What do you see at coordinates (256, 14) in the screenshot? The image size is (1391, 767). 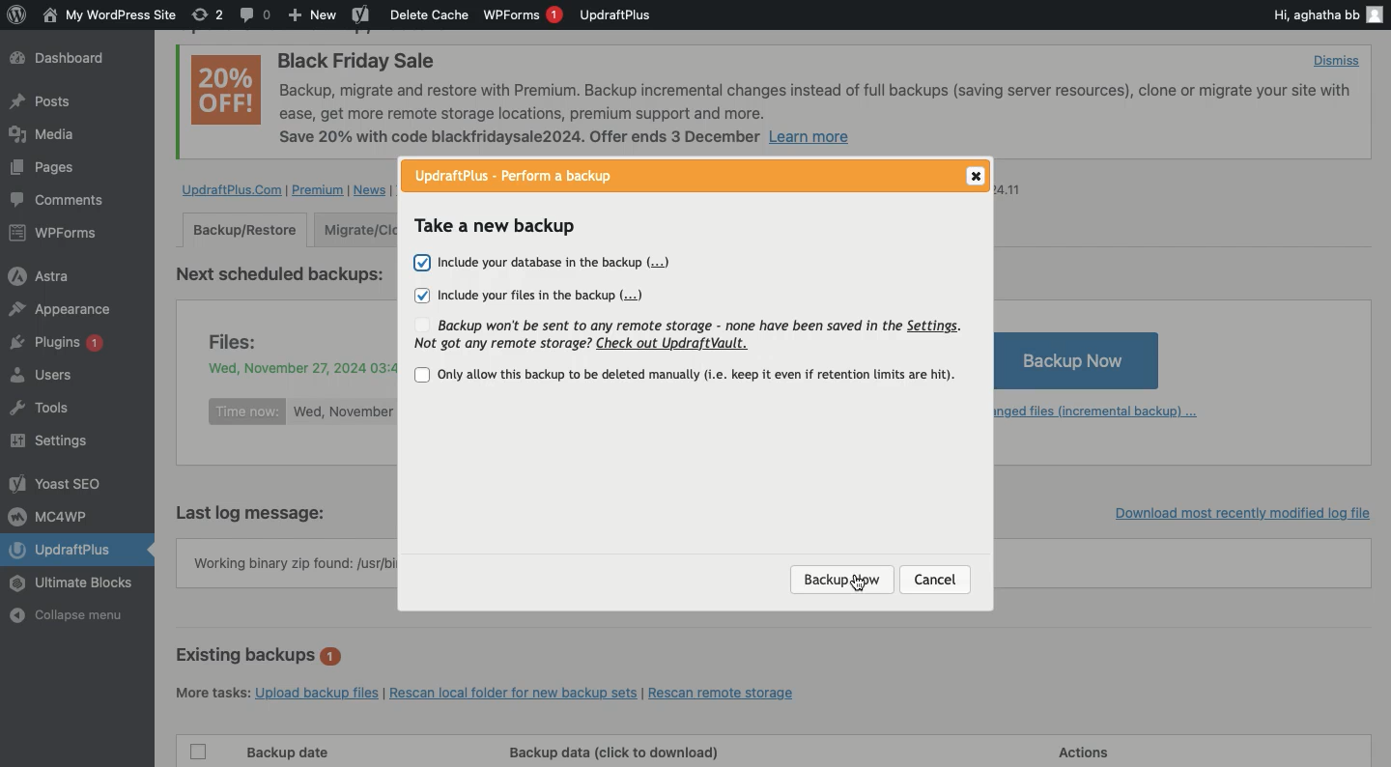 I see `Comment 0` at bounding box center [256, 14].